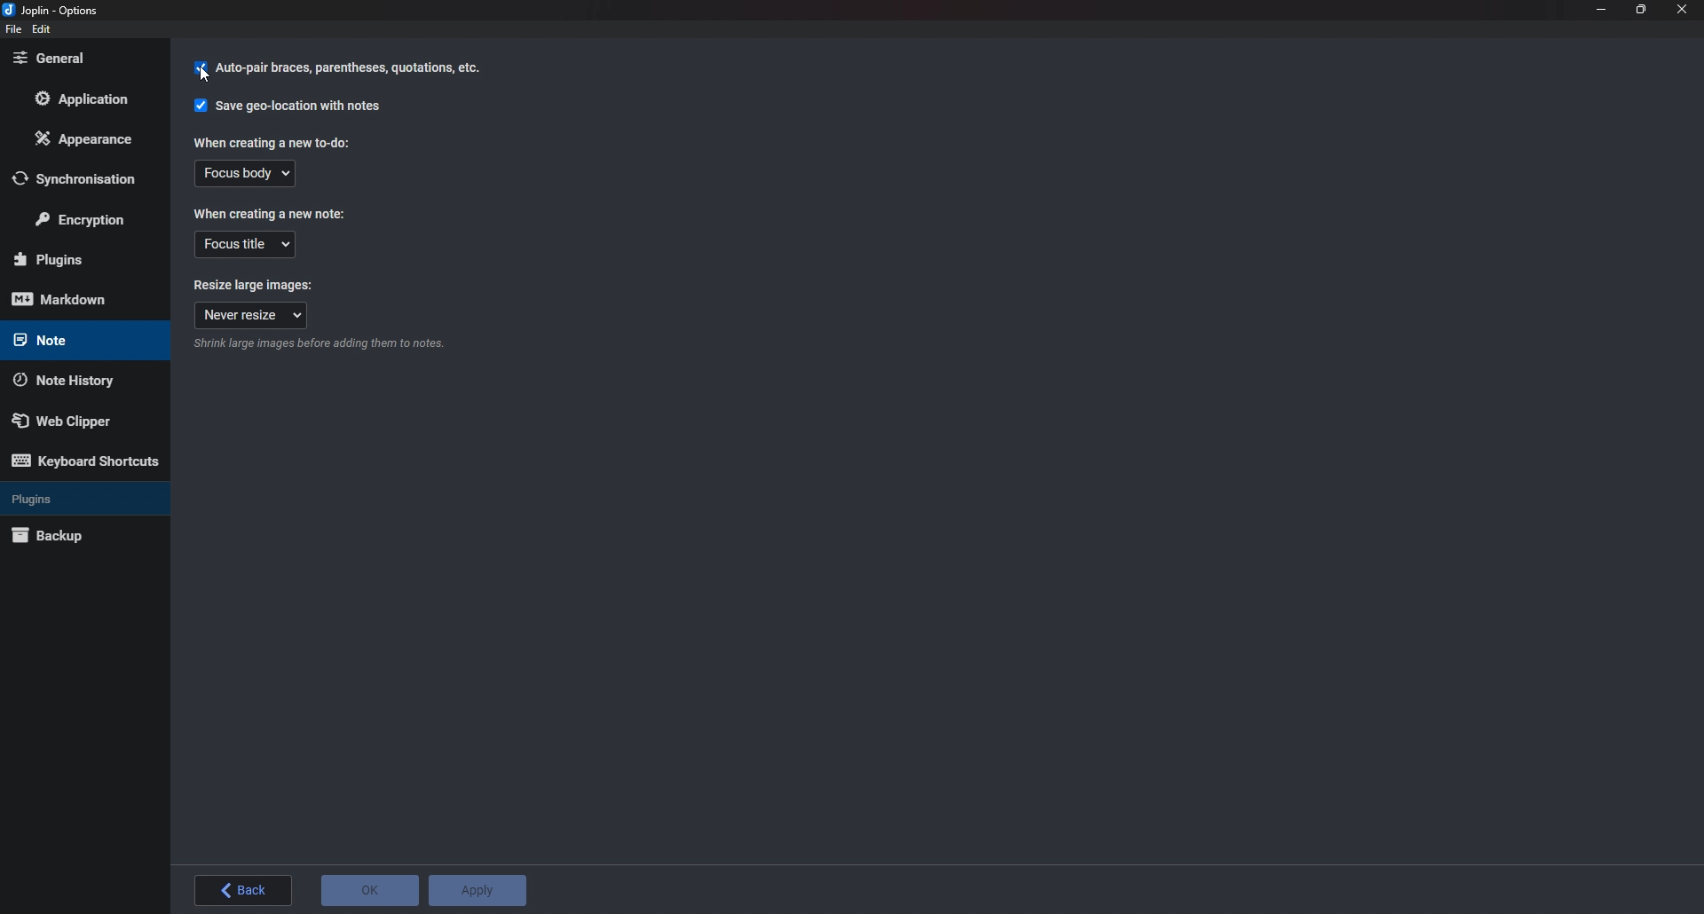 Image resolution: width=1704 pixels, height=914 pixels. Describe the element at coordinates (79, 220) in the screenshot. I see `Encryption` at that location.